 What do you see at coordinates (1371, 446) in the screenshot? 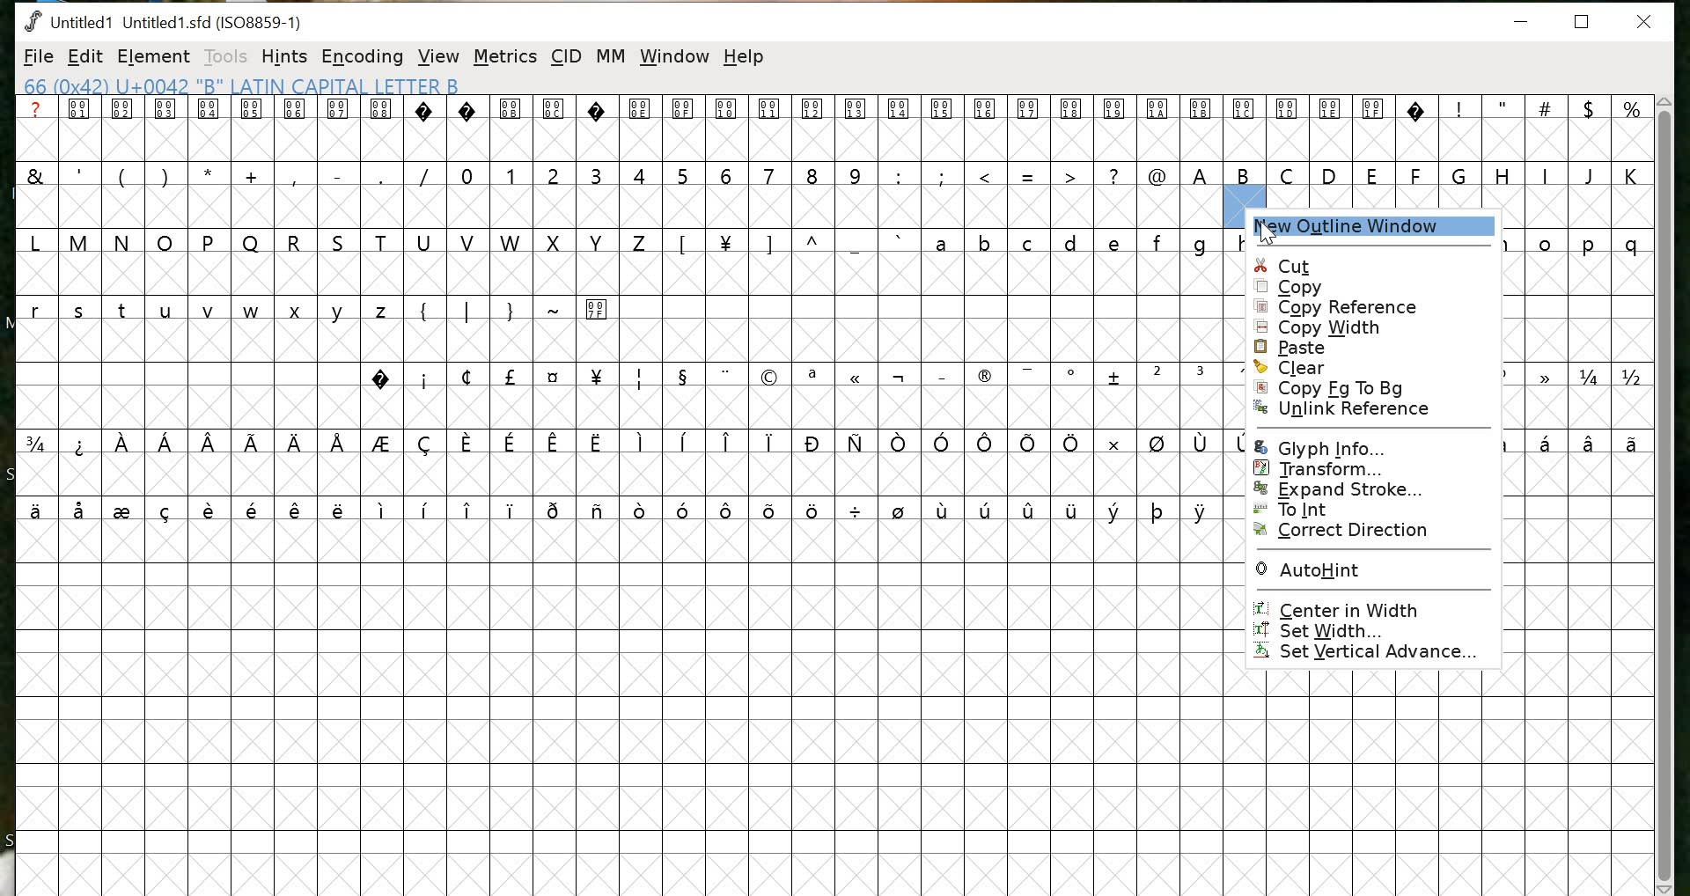
I see `glyph info` at bounding box center [1371, 446].